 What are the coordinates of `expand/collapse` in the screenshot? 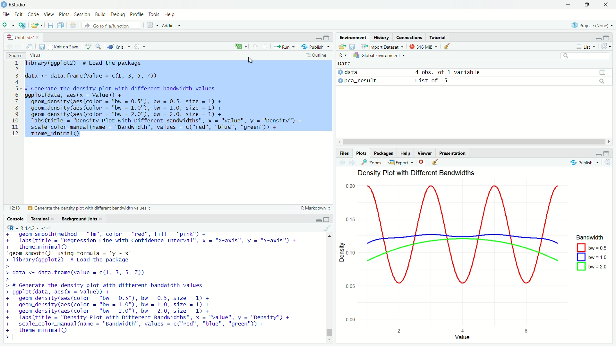 It's located at (340, 80).